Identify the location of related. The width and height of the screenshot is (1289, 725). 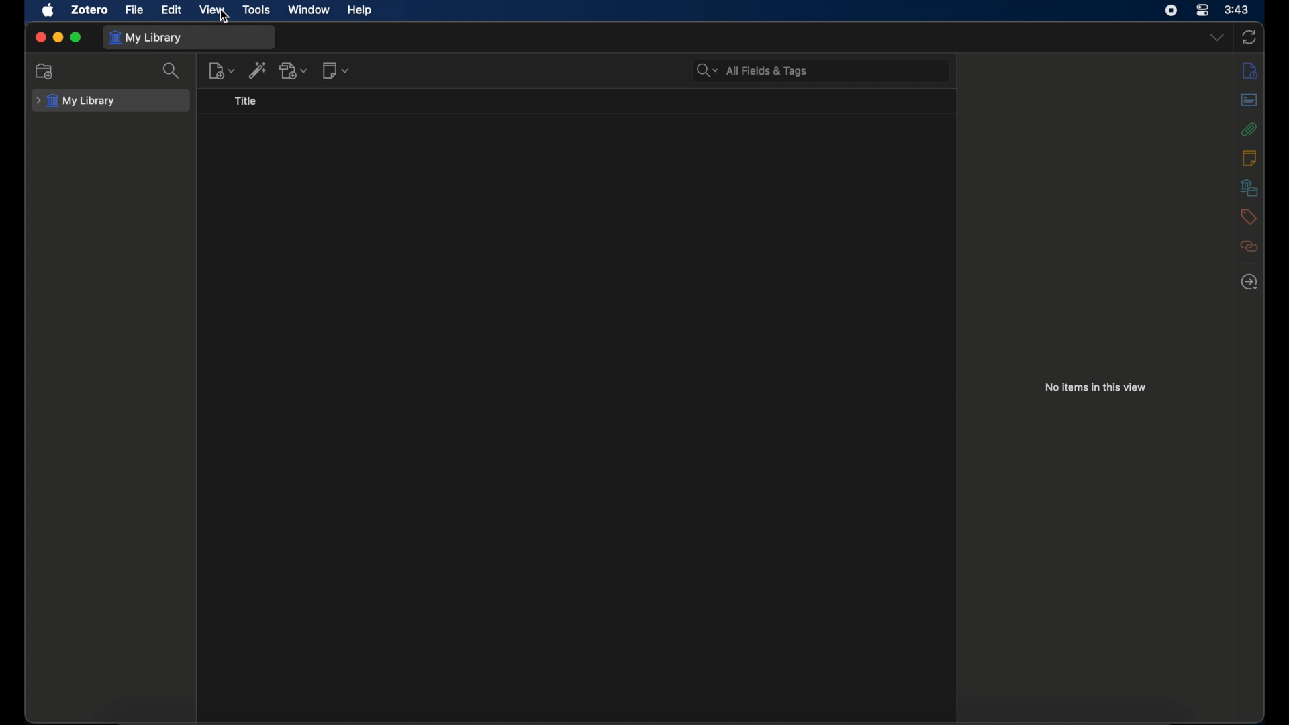
(1249, 246).